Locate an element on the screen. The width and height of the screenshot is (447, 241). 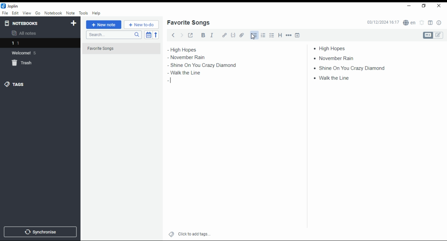
forward is located at coordinates (182, 34).